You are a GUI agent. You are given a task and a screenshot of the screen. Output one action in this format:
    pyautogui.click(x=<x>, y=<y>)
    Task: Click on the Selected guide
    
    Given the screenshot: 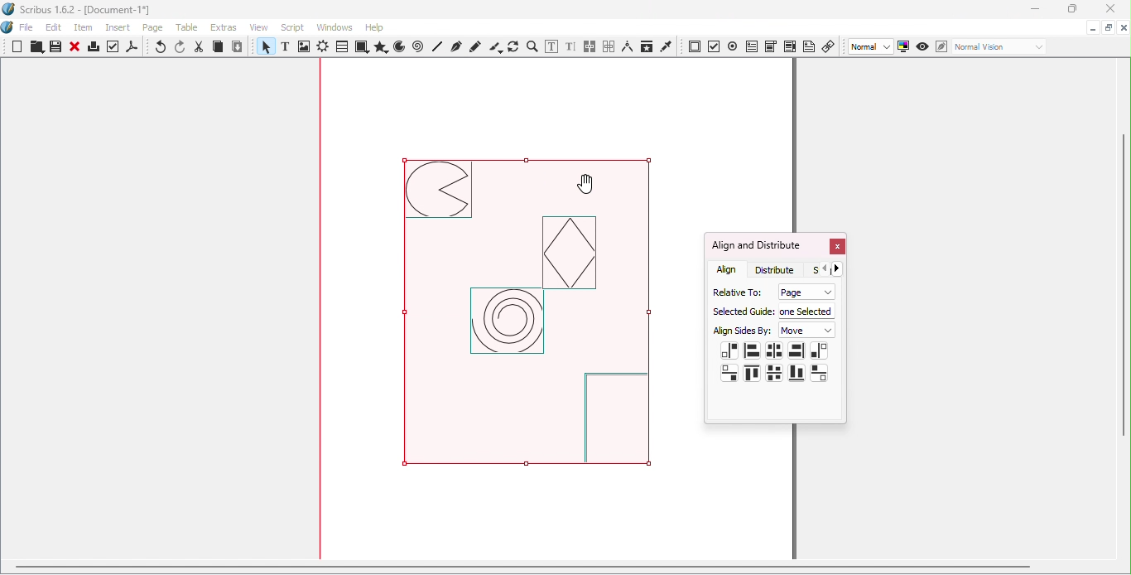 What is the action you would take?
    pyautogui.click(x=742, y=312)
    